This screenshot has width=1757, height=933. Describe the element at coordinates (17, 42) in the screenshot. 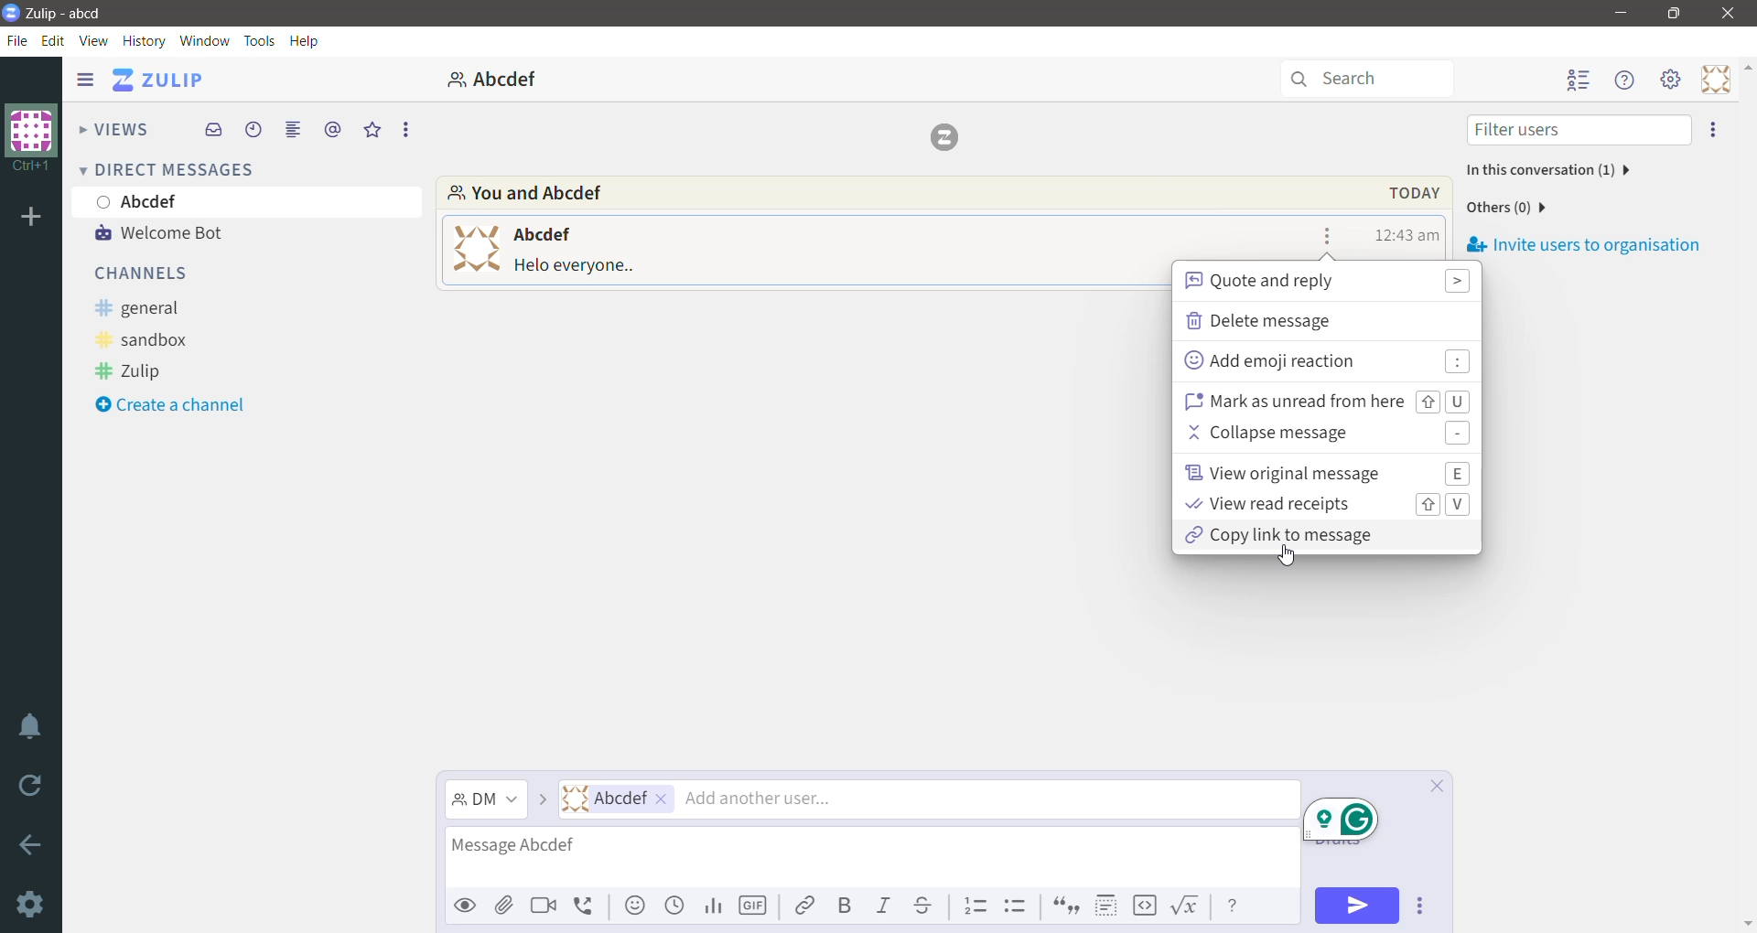

I see `File` at that location.